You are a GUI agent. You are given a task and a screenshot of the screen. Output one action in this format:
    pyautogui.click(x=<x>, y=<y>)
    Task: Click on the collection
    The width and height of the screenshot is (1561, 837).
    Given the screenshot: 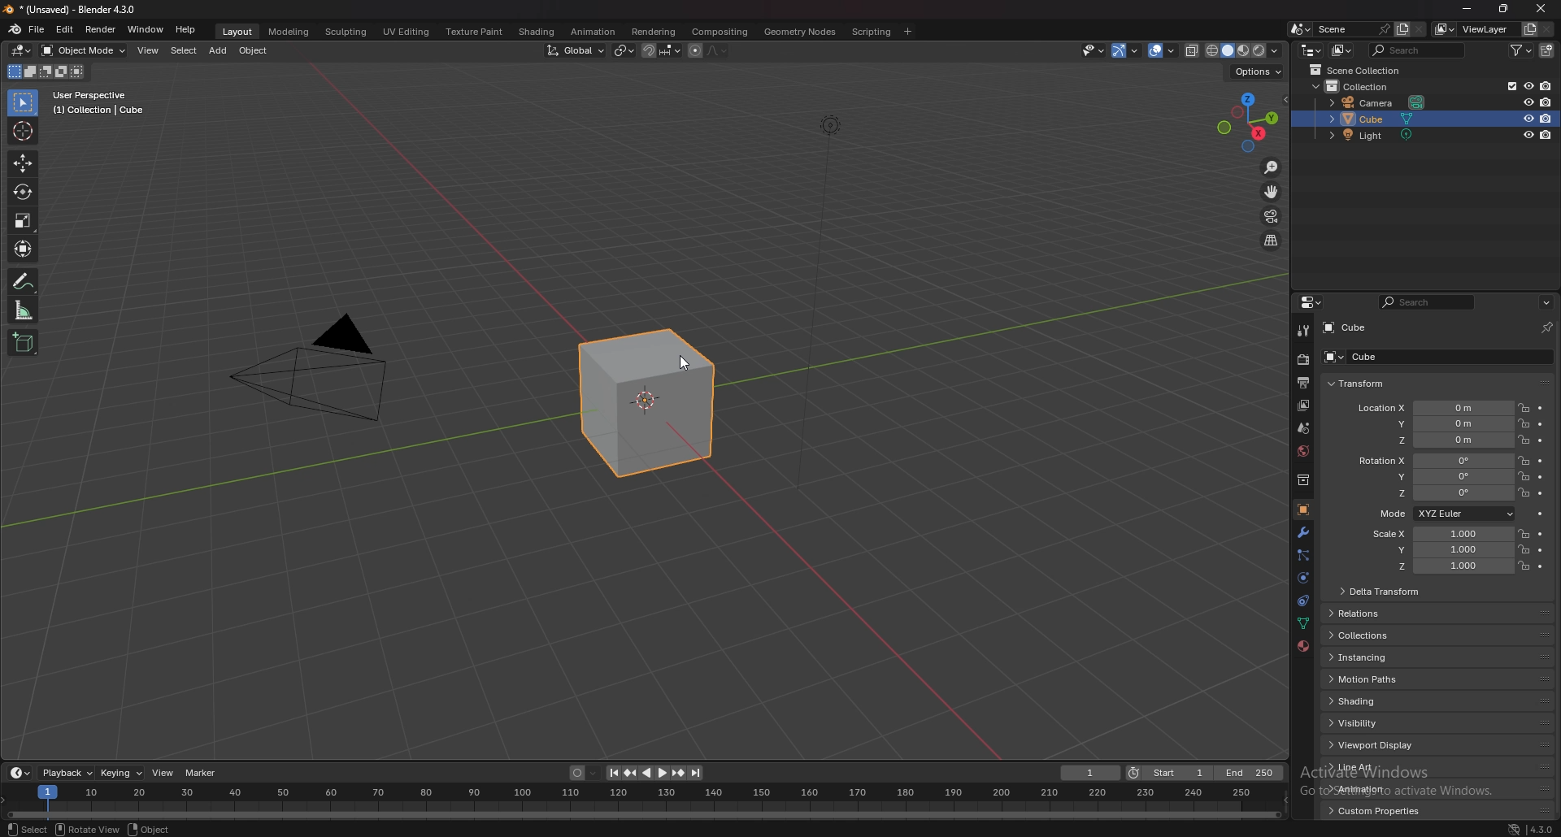 What is the action you would take?
    pyautogui.click(x=1303, y=479)
    